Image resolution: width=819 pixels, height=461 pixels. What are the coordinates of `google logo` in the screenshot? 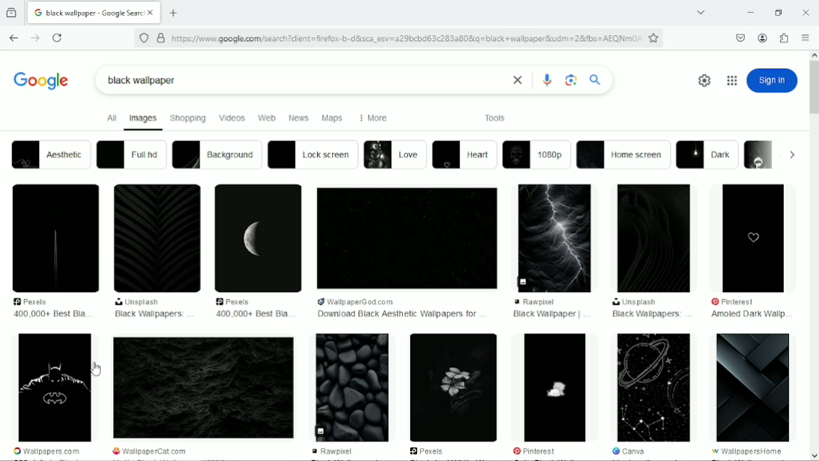 It's located at (37, 13).